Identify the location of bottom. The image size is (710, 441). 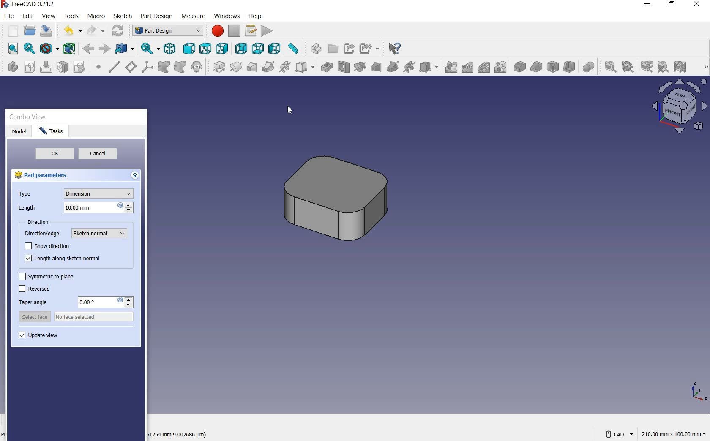
(259, 48).